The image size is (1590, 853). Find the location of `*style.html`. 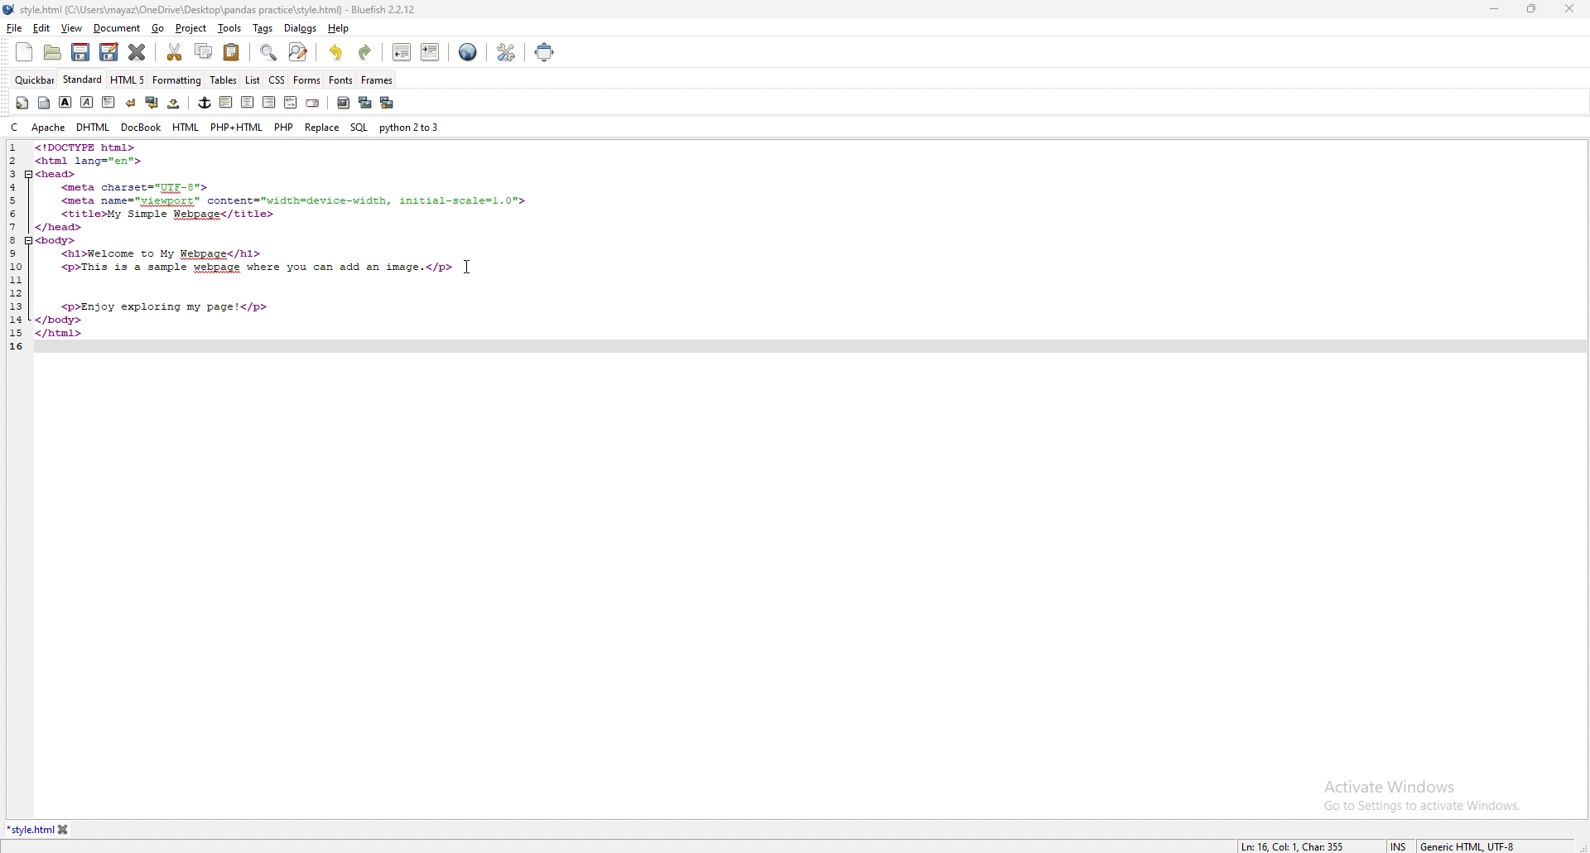

*style.html is located at coordinates (30, 831).